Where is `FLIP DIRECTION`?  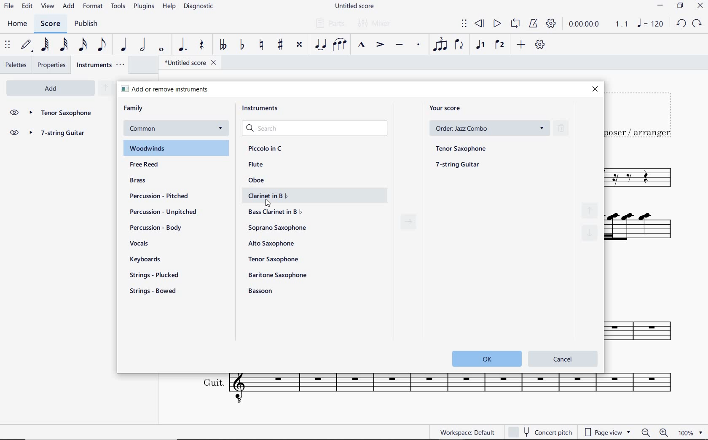
FLIP DIRECTION is located at coordinates (459, 45).